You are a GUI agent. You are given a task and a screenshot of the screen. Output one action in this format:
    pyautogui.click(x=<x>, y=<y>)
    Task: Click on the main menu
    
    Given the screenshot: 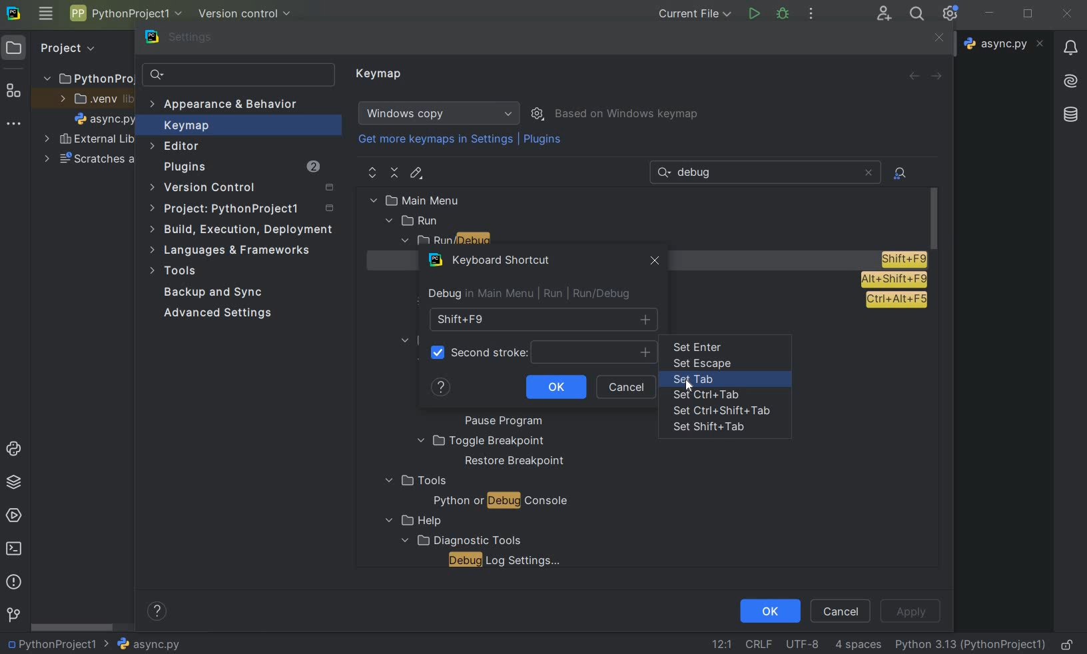 What is the action you would take?
    pyautogui.click(x=444, y=200)
    